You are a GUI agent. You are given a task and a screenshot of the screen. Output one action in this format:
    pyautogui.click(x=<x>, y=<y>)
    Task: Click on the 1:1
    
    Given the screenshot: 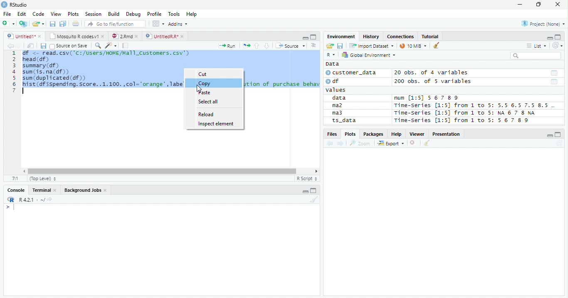 What is the action you would take?
    pyautogui.click(x=15, y=178)
    